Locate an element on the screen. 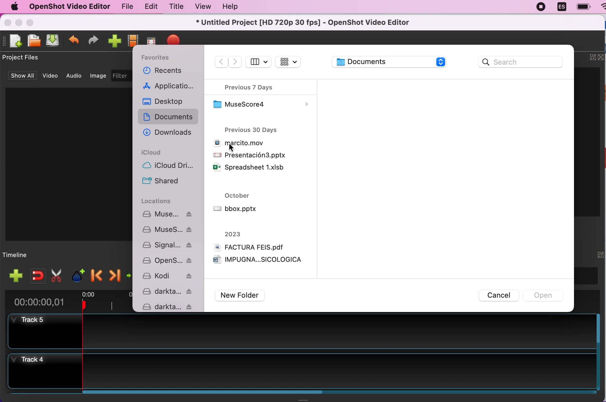 The height and width of the screenshot is (402, 606). video is located at coordinates (50, 76).